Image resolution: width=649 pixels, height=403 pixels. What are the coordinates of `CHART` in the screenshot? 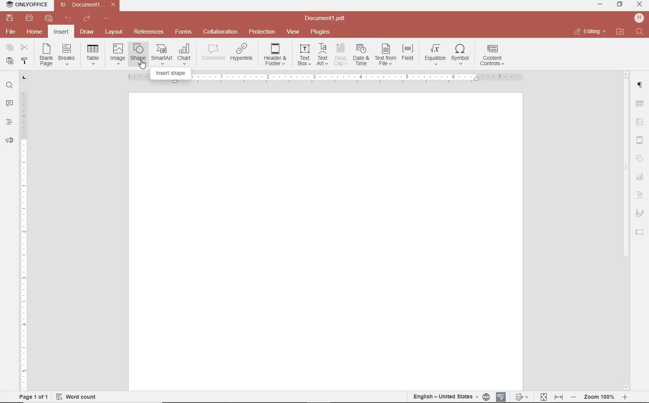 It's located at (640, 177).